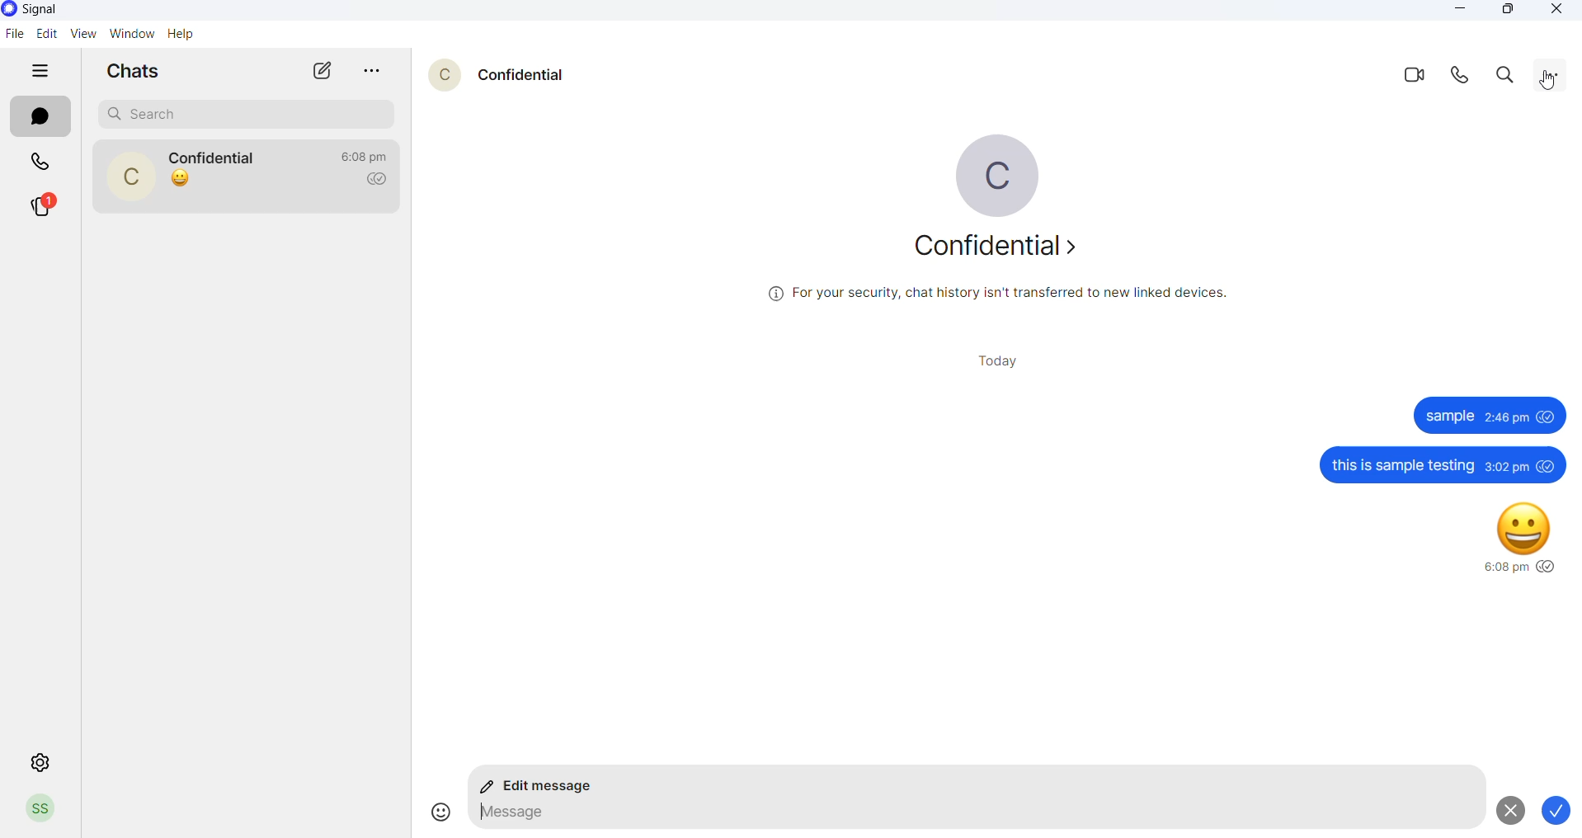 This screenshot has height=838, width=1582. I want to click on hide, so click(44, 71).